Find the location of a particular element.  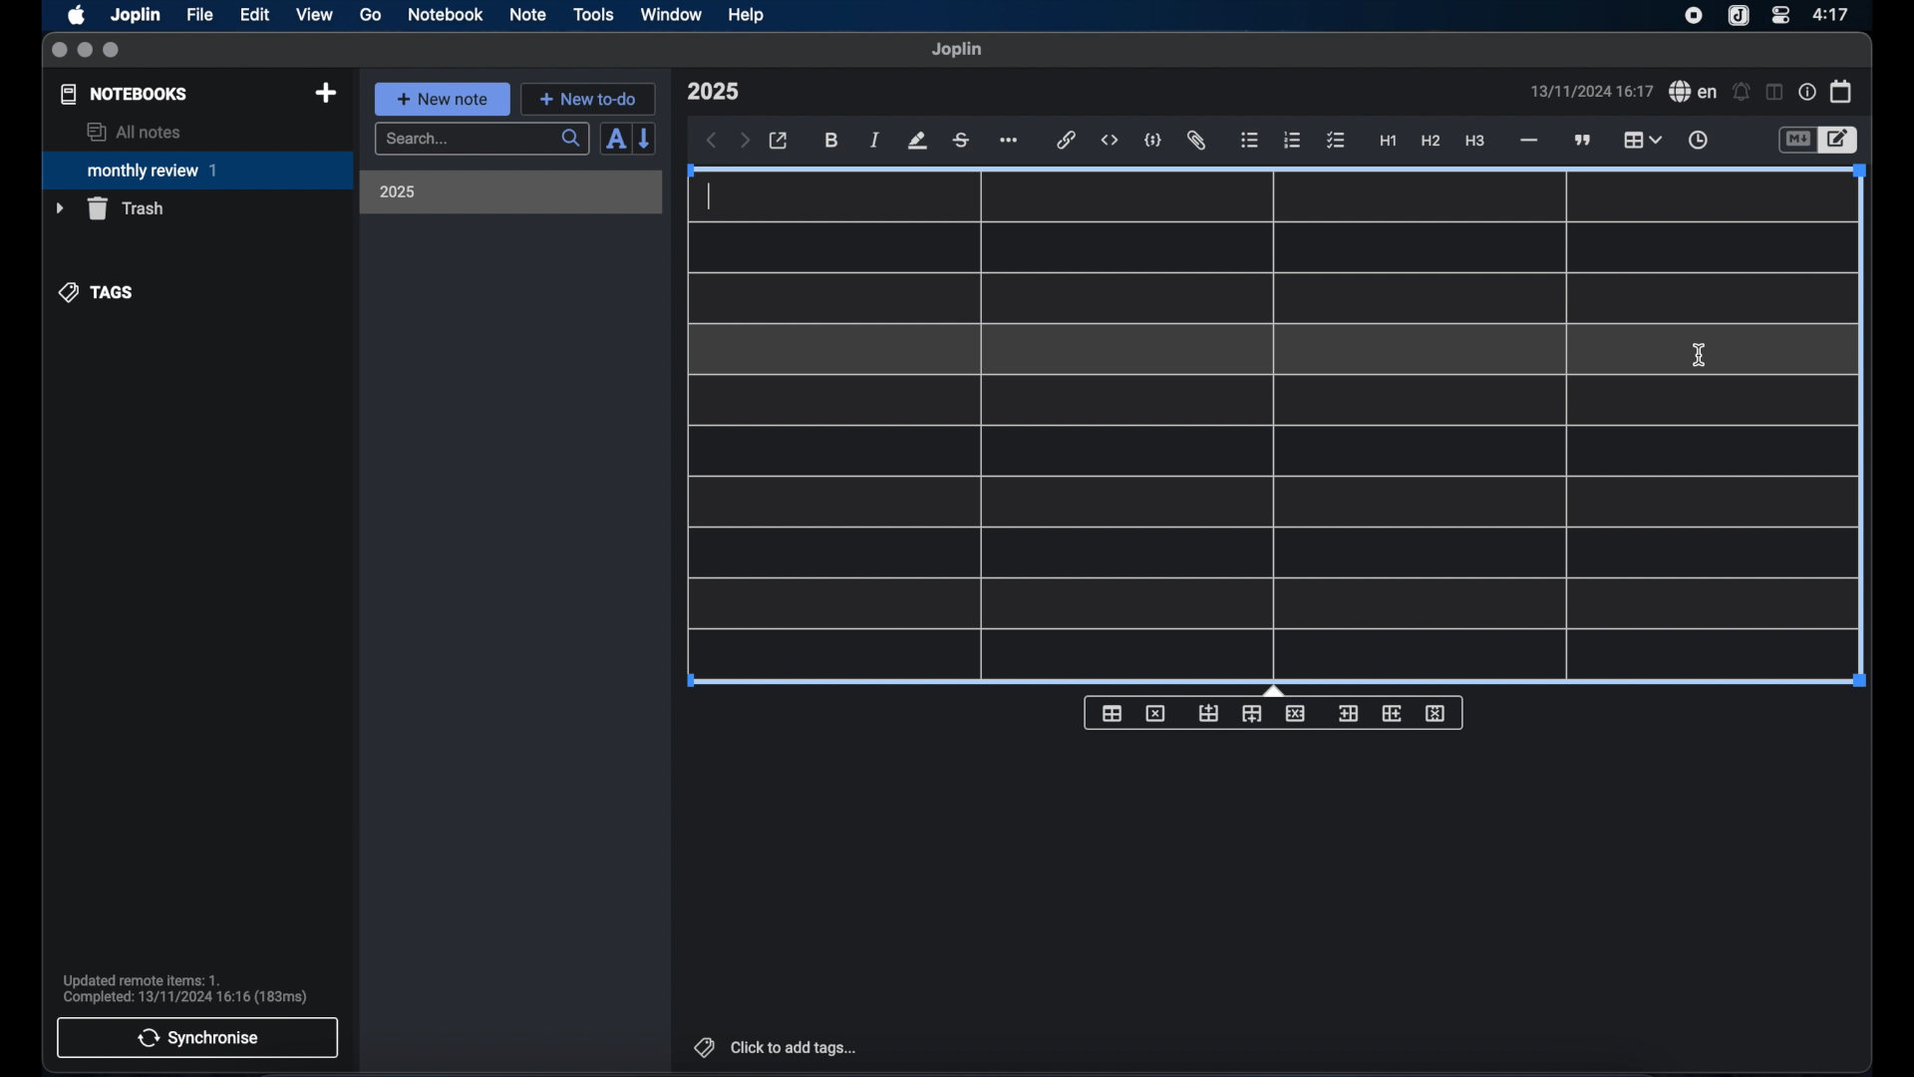

apple icon is located at coordinates (75, 15).